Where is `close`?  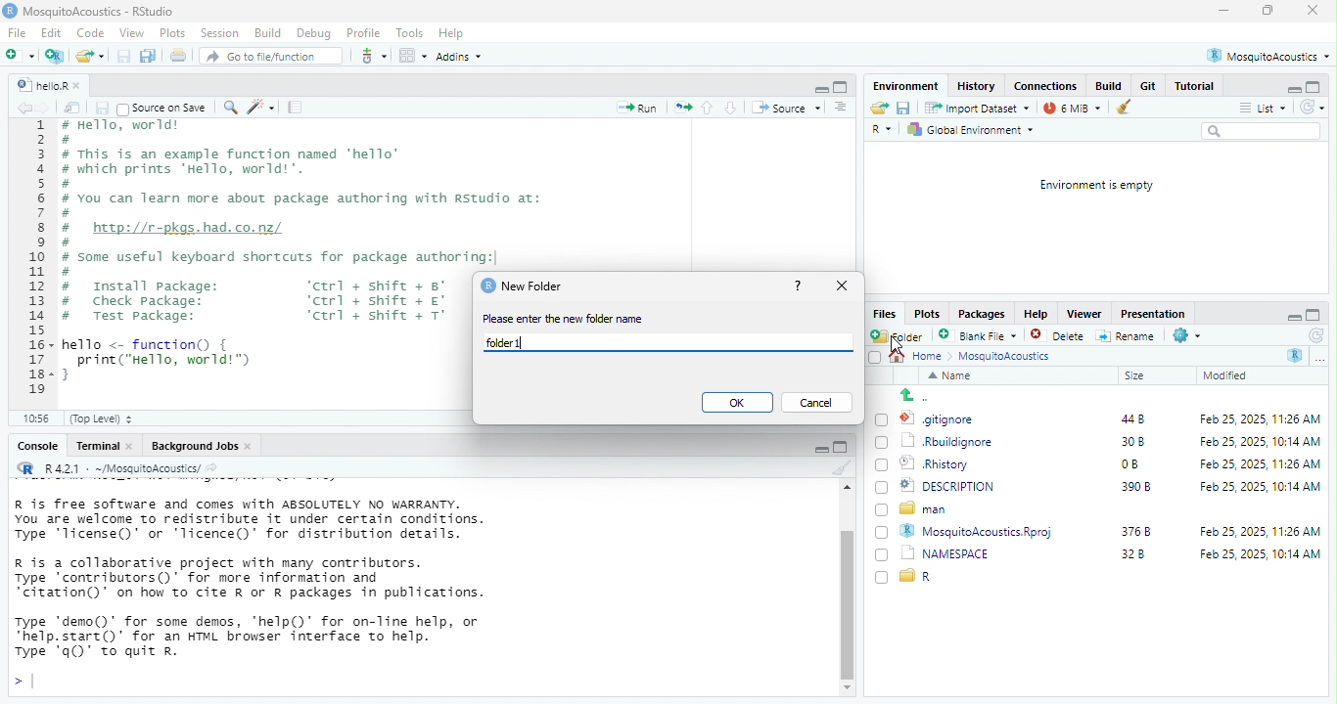
close is located at coordinates (1310, 11).